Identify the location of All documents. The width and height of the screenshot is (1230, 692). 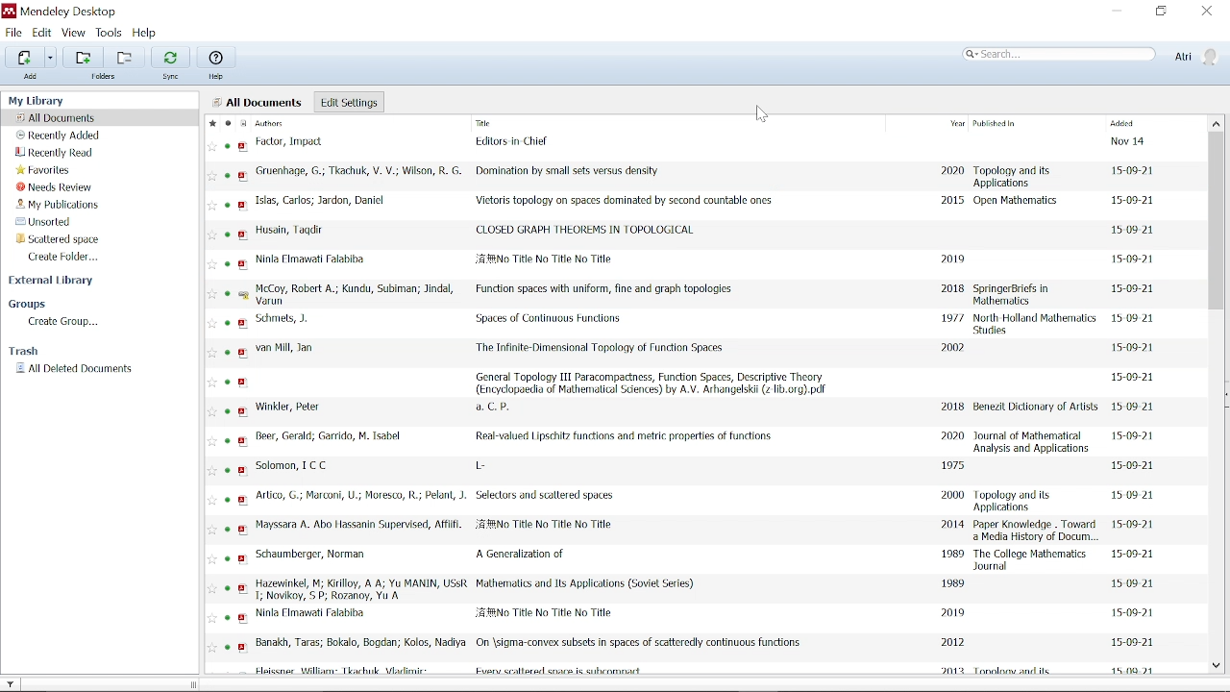
(62, 117).